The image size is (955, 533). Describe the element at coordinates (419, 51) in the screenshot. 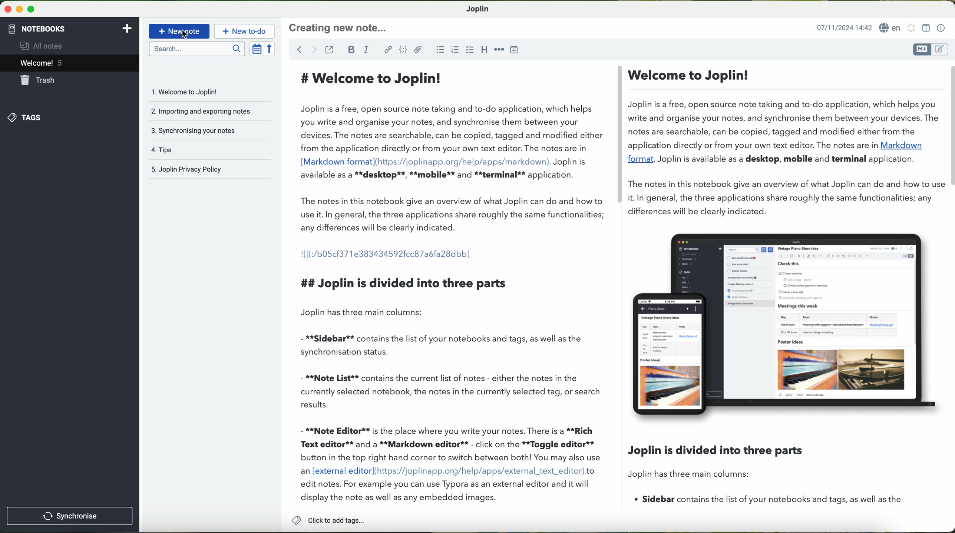

I see `attach files` at that location.